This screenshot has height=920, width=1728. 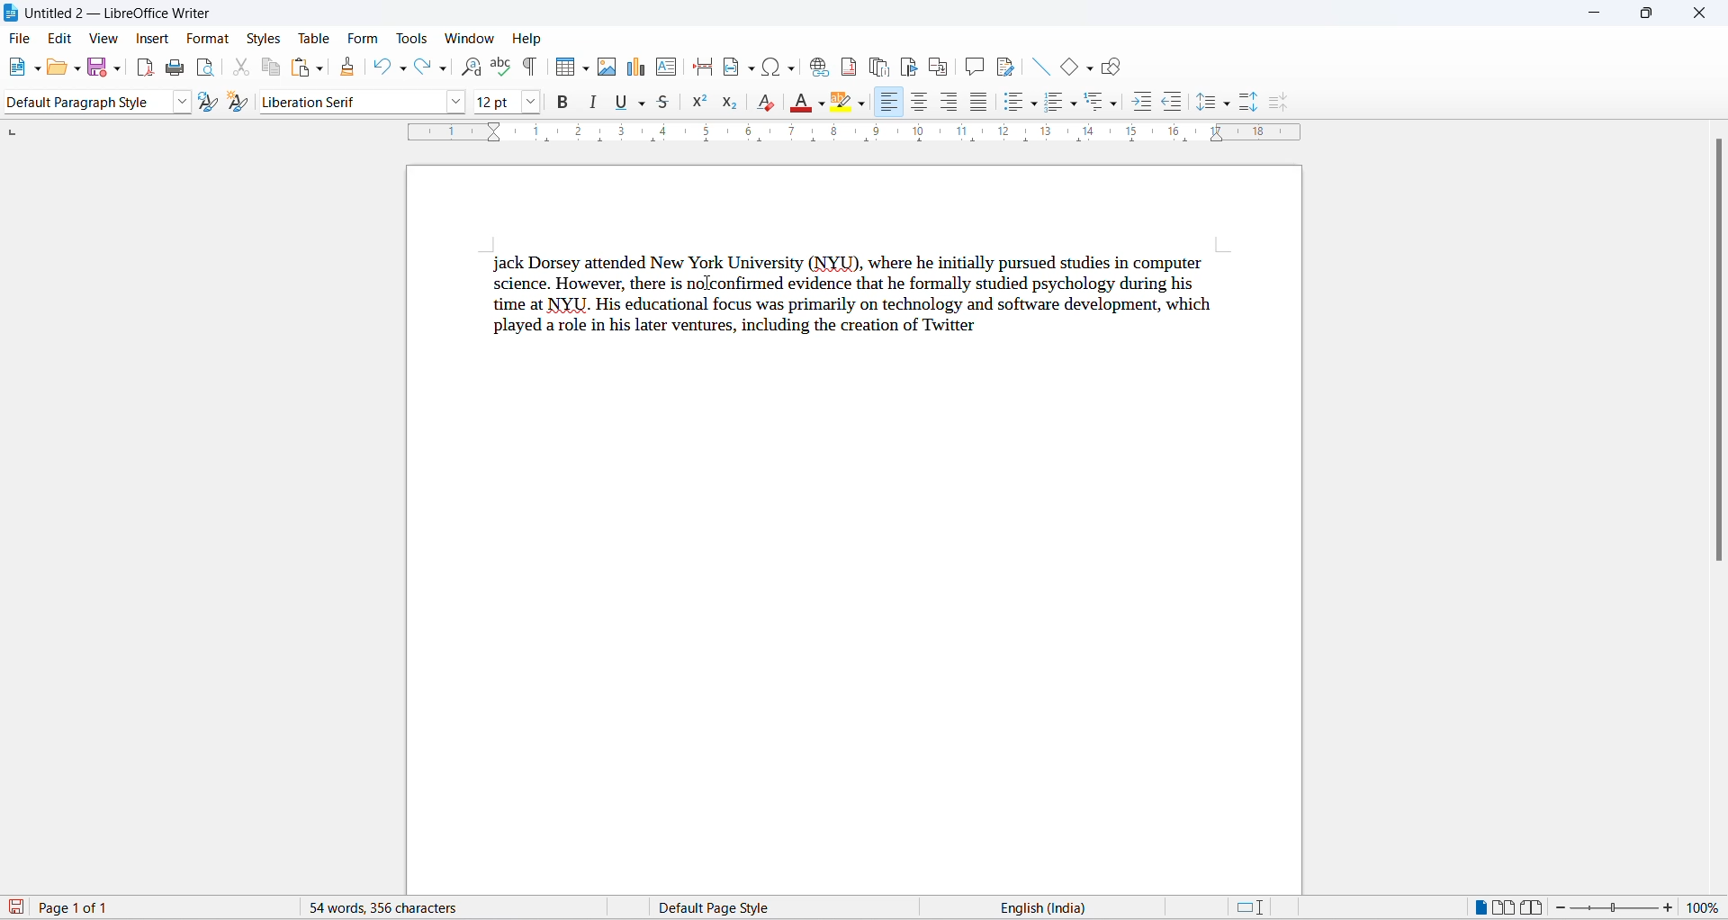 I want to click on standard selection, so click(x=1250, y=907).